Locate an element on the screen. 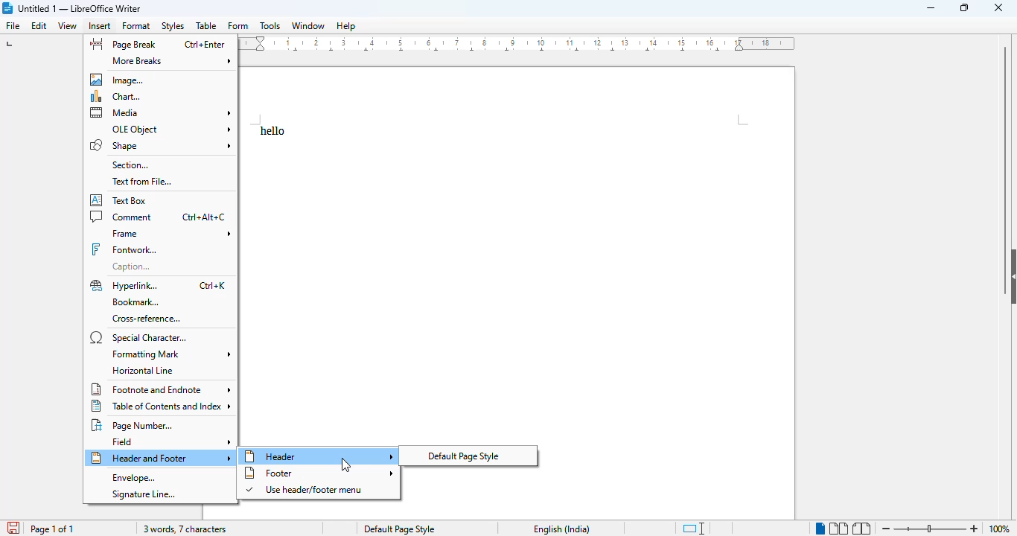 This screenshot has height=536, width=1017. default page style is located at coordinates (462, 457).